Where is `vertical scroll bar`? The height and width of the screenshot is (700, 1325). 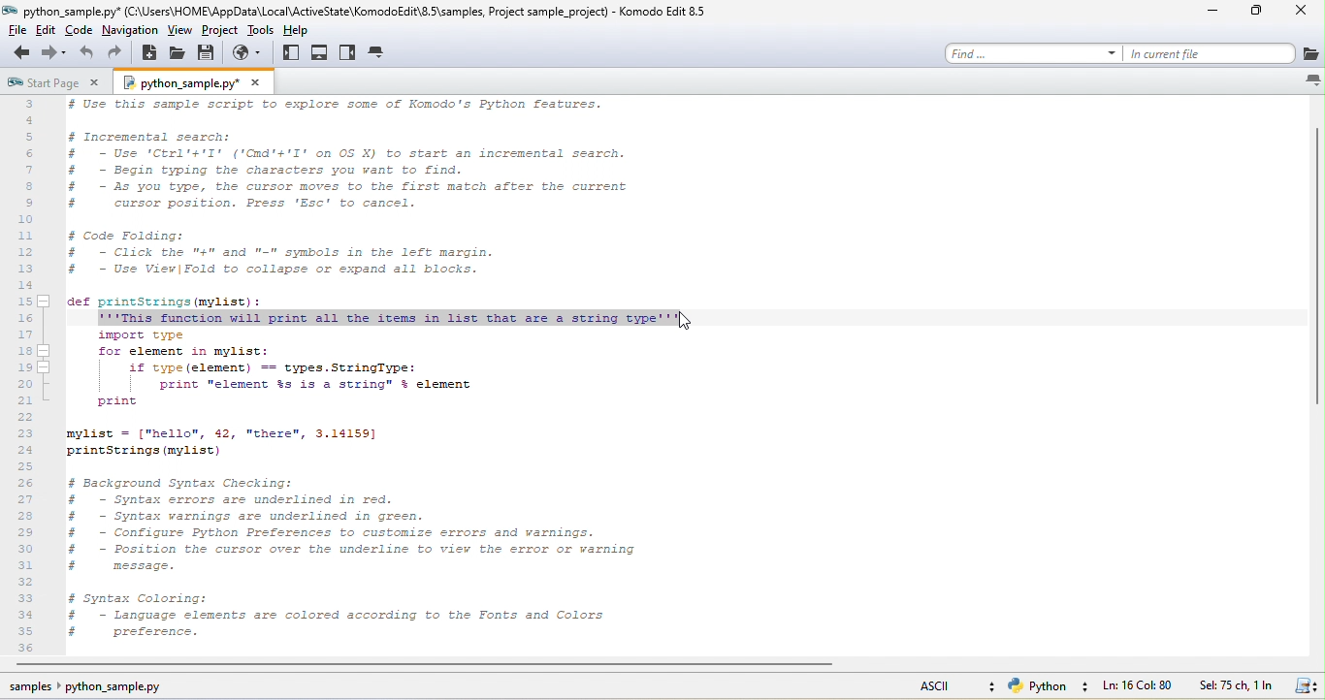
vertical scroll bar is located at coordinates (1312, 261).